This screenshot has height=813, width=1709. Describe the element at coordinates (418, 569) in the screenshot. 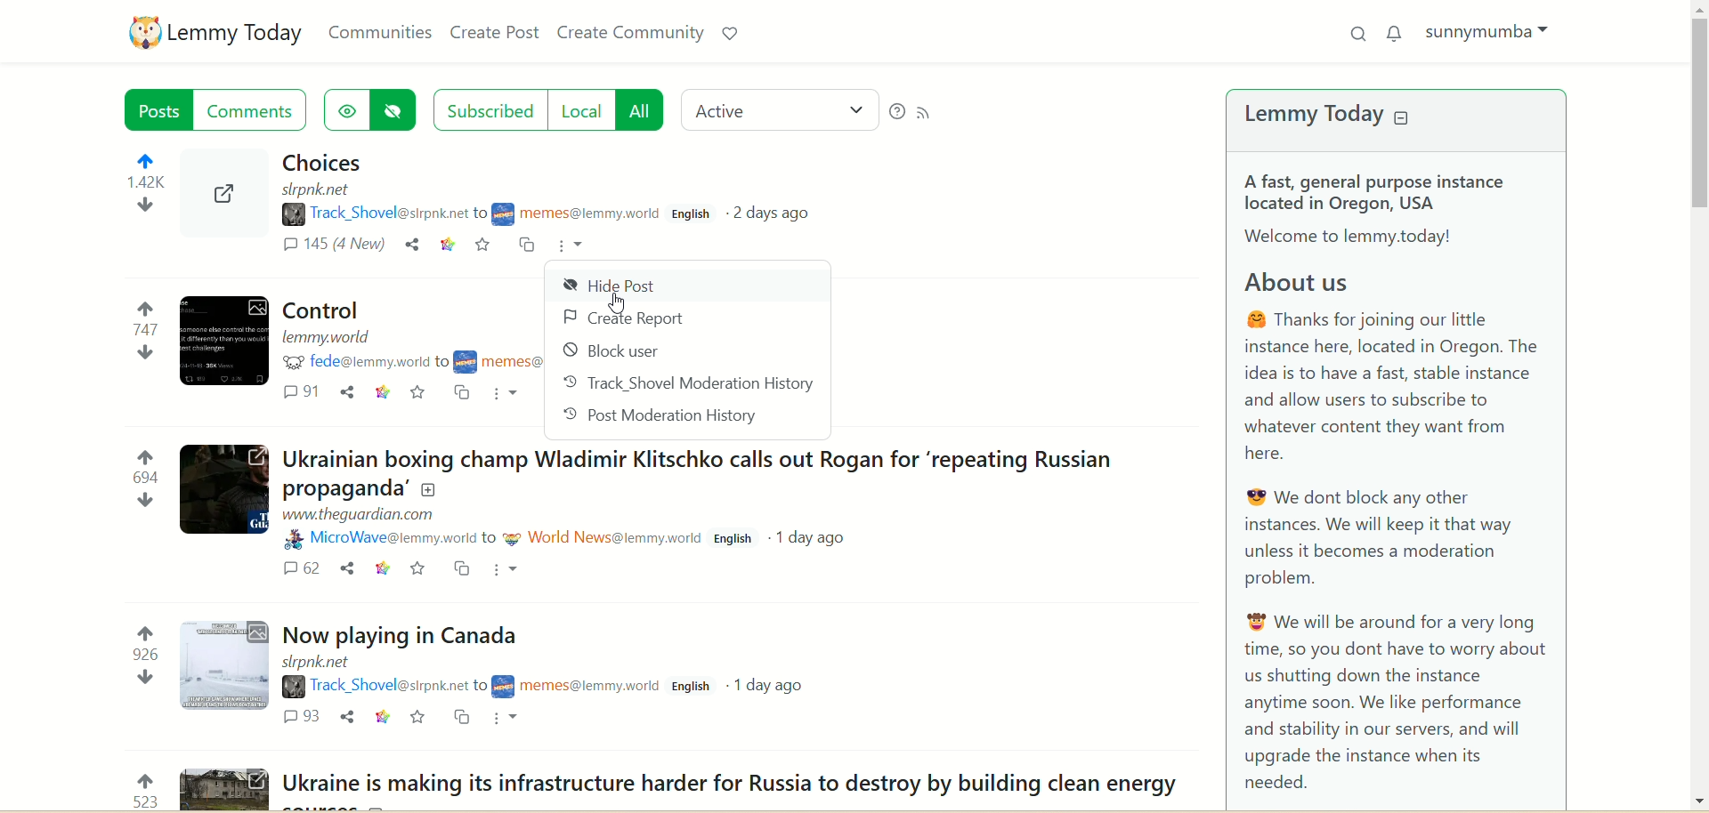

I see `favorite` at that location.